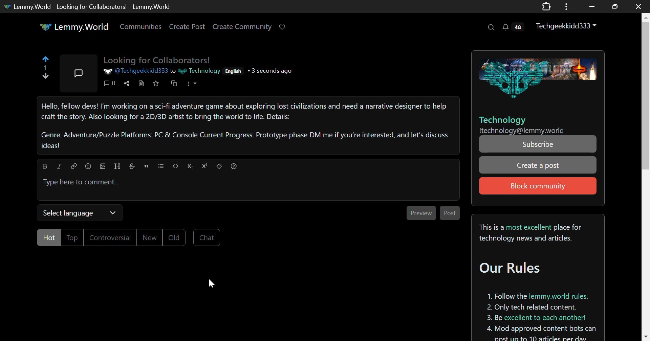  Describe the element at coordinates (197, 71) in the screenshot. I see `Technology` at that location.